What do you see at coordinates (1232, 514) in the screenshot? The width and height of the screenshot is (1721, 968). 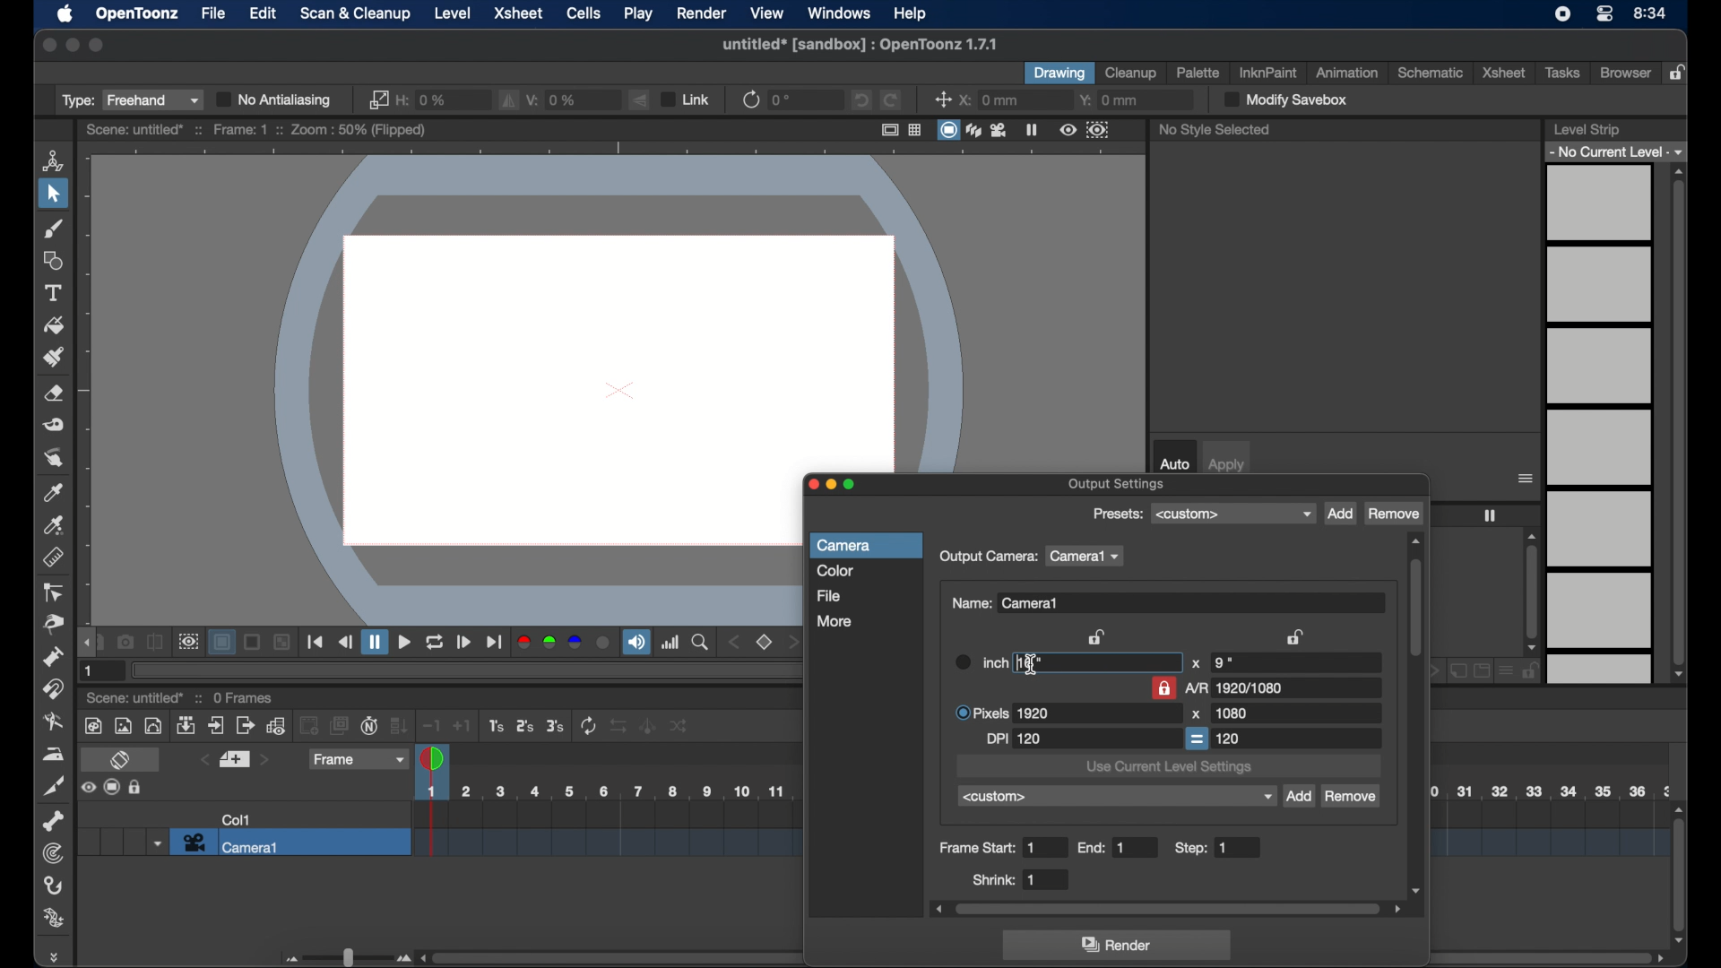 I see `presets` at bounding box center [1232, 514].